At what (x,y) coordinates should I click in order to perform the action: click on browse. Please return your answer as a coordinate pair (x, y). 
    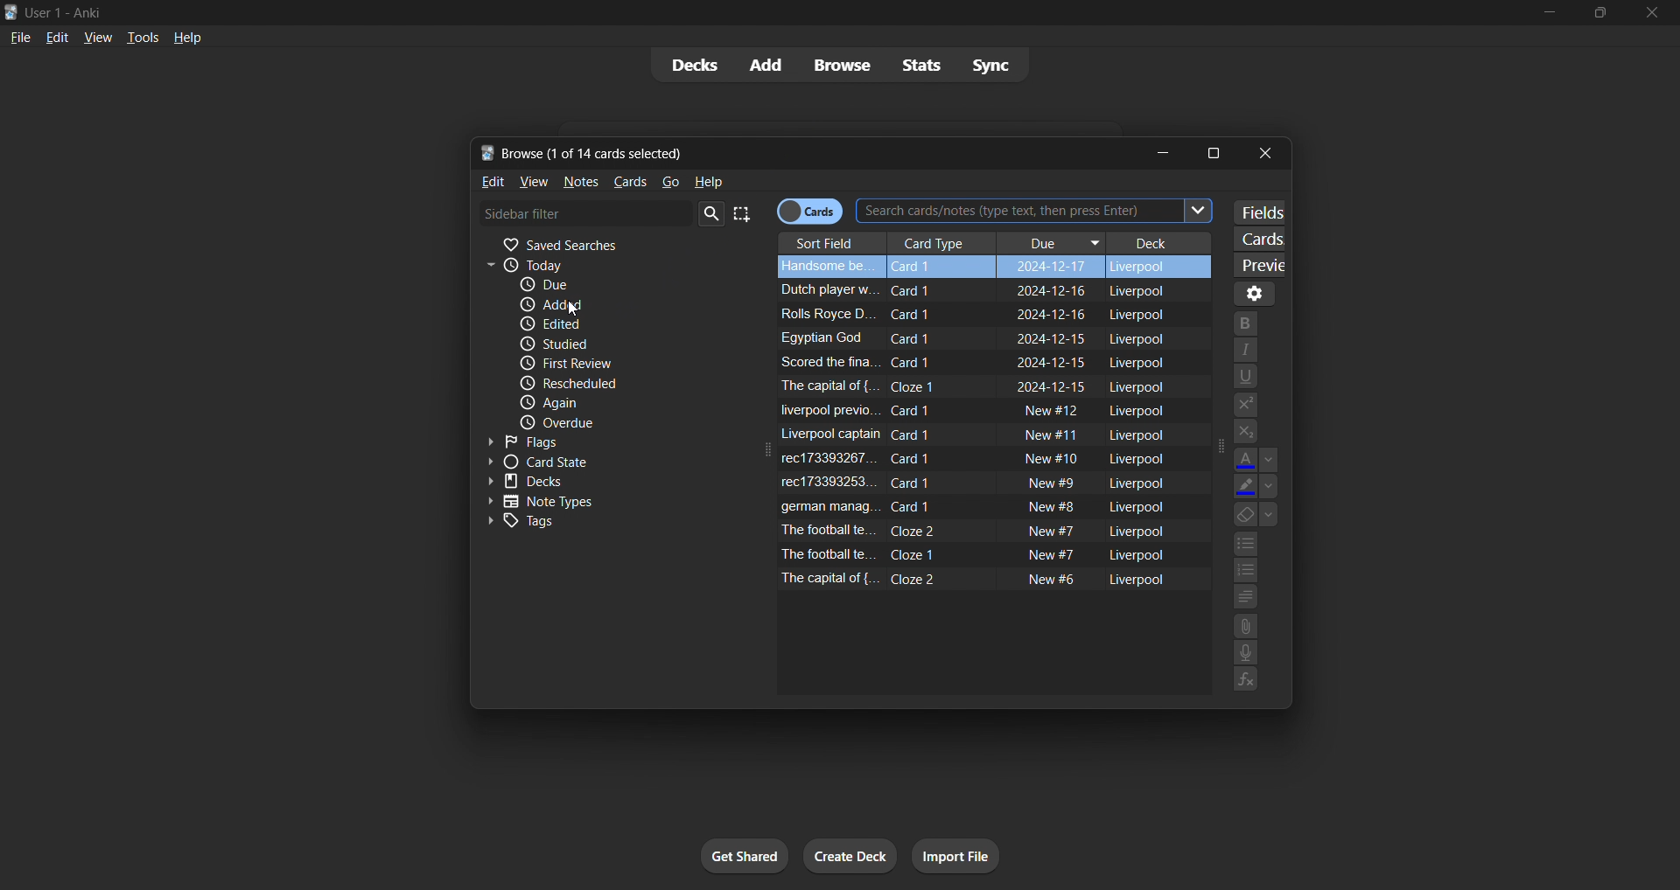
    Looking at the image, I should click on (838, 64).